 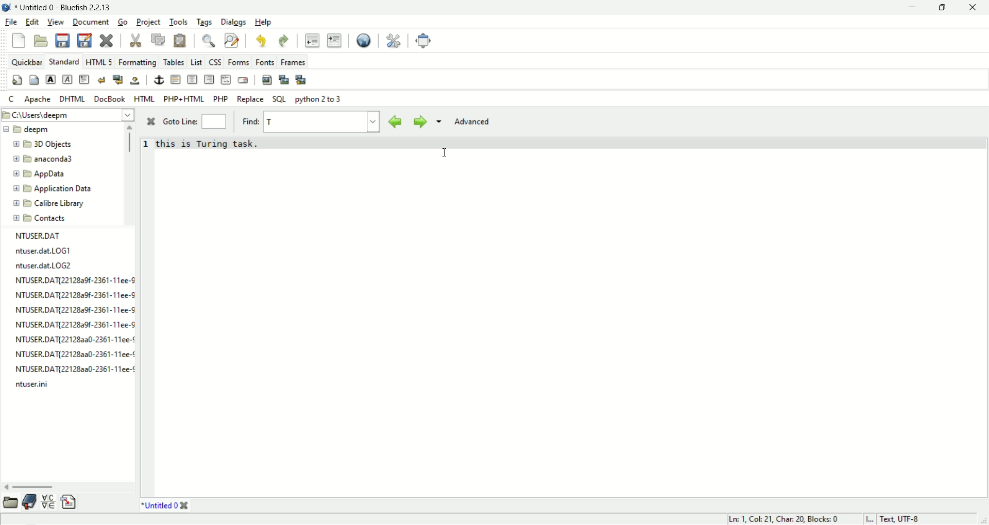 I want to click on folder name, so click(x=47, y=145).